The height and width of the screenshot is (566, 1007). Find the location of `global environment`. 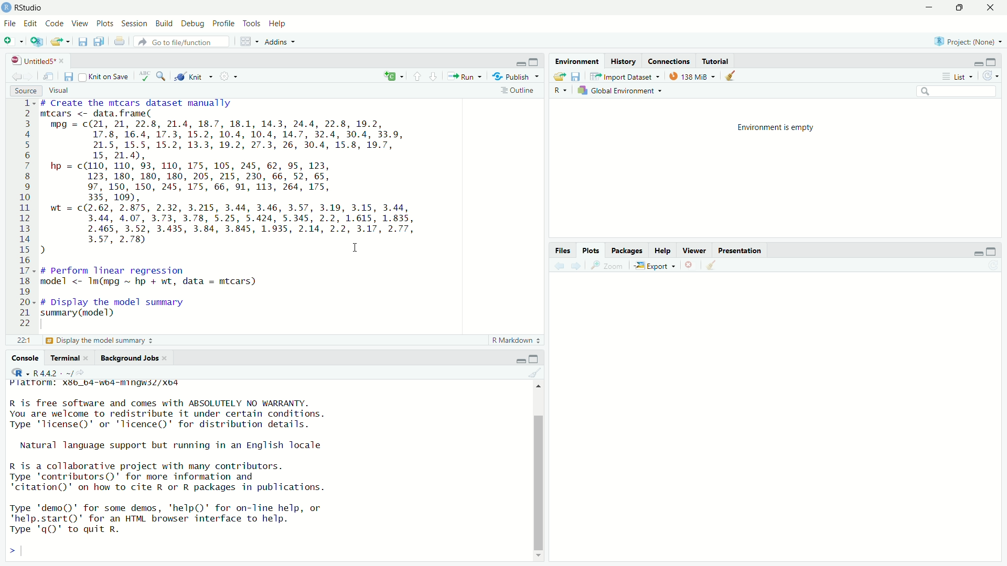

global environment is located at coordinates (619, 91).